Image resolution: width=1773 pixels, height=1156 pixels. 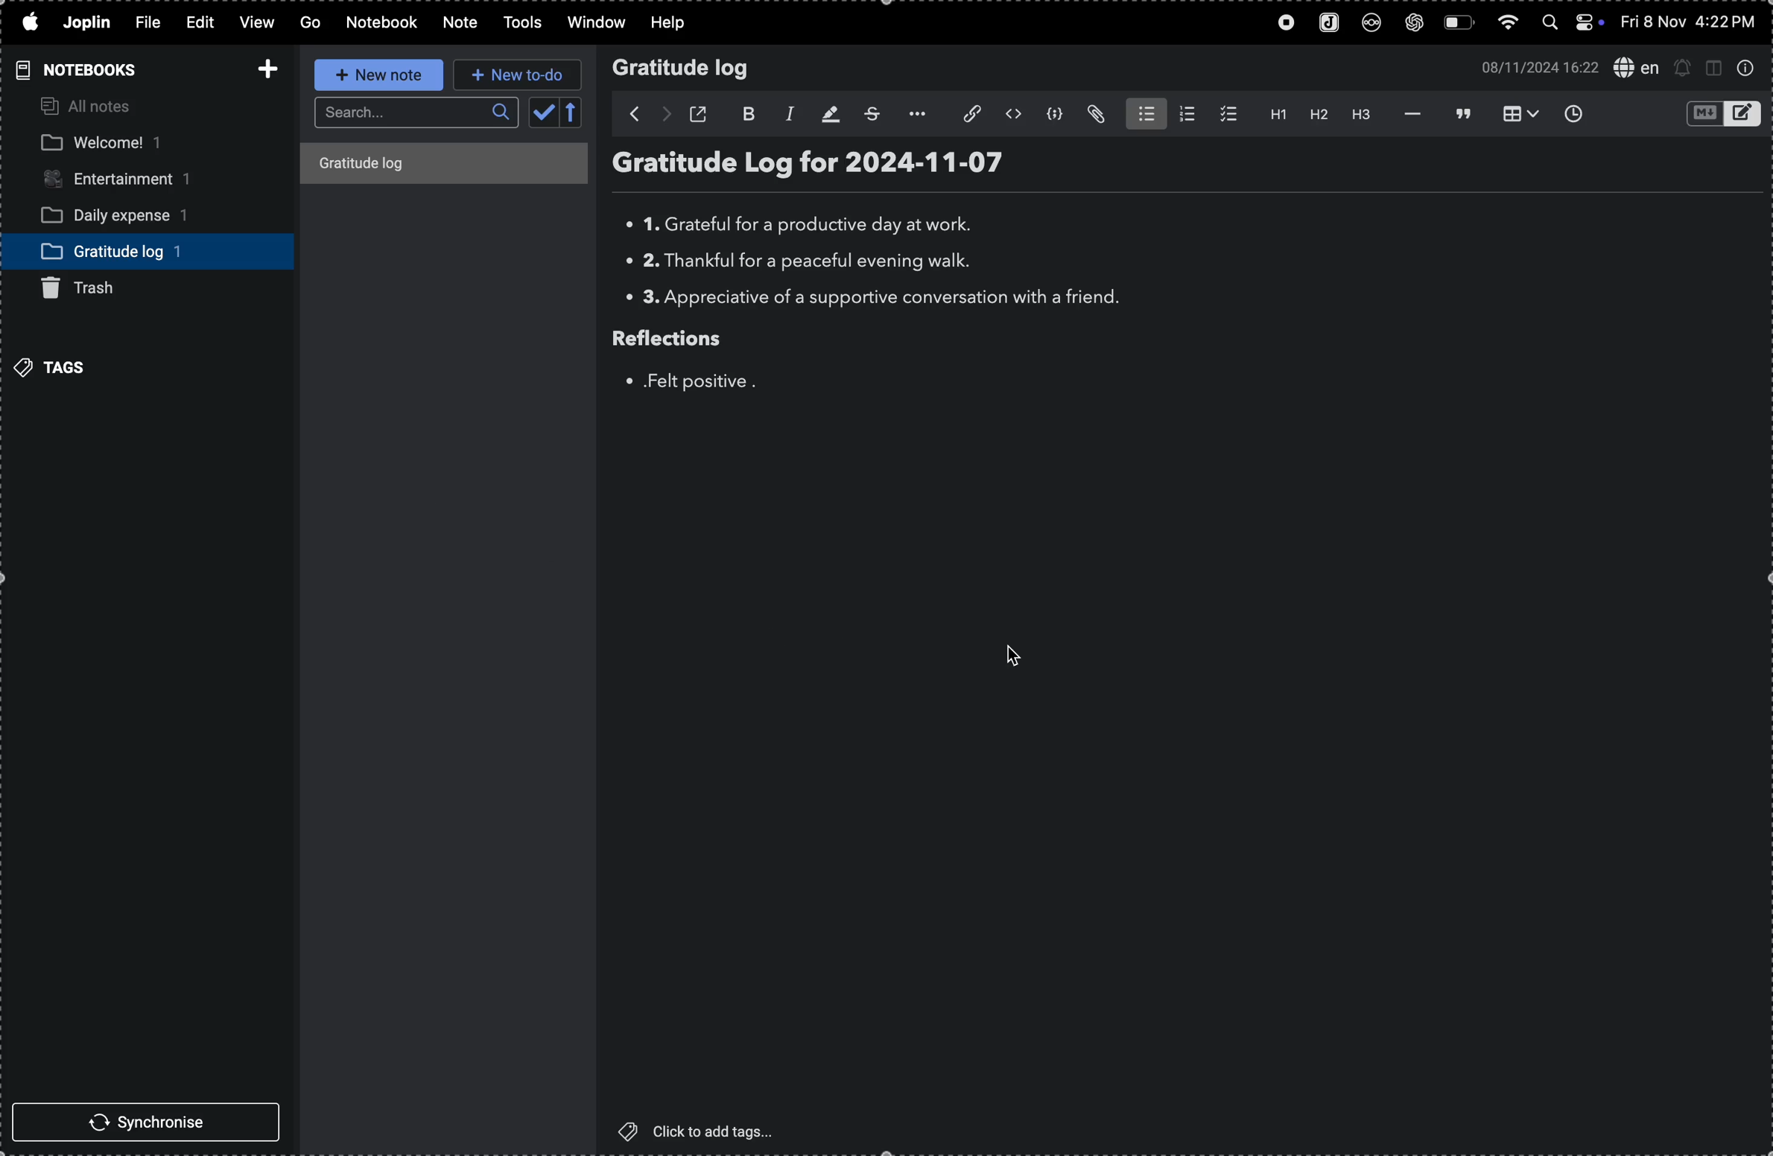 I want to click on record, so click(x=1287, y=22).